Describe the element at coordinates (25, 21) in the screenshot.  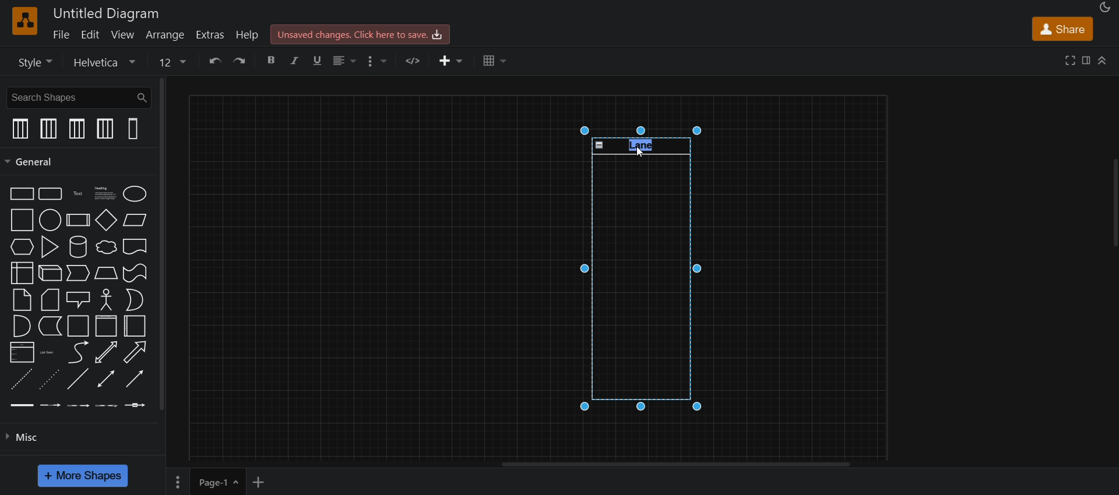
I see `logo` at that location.